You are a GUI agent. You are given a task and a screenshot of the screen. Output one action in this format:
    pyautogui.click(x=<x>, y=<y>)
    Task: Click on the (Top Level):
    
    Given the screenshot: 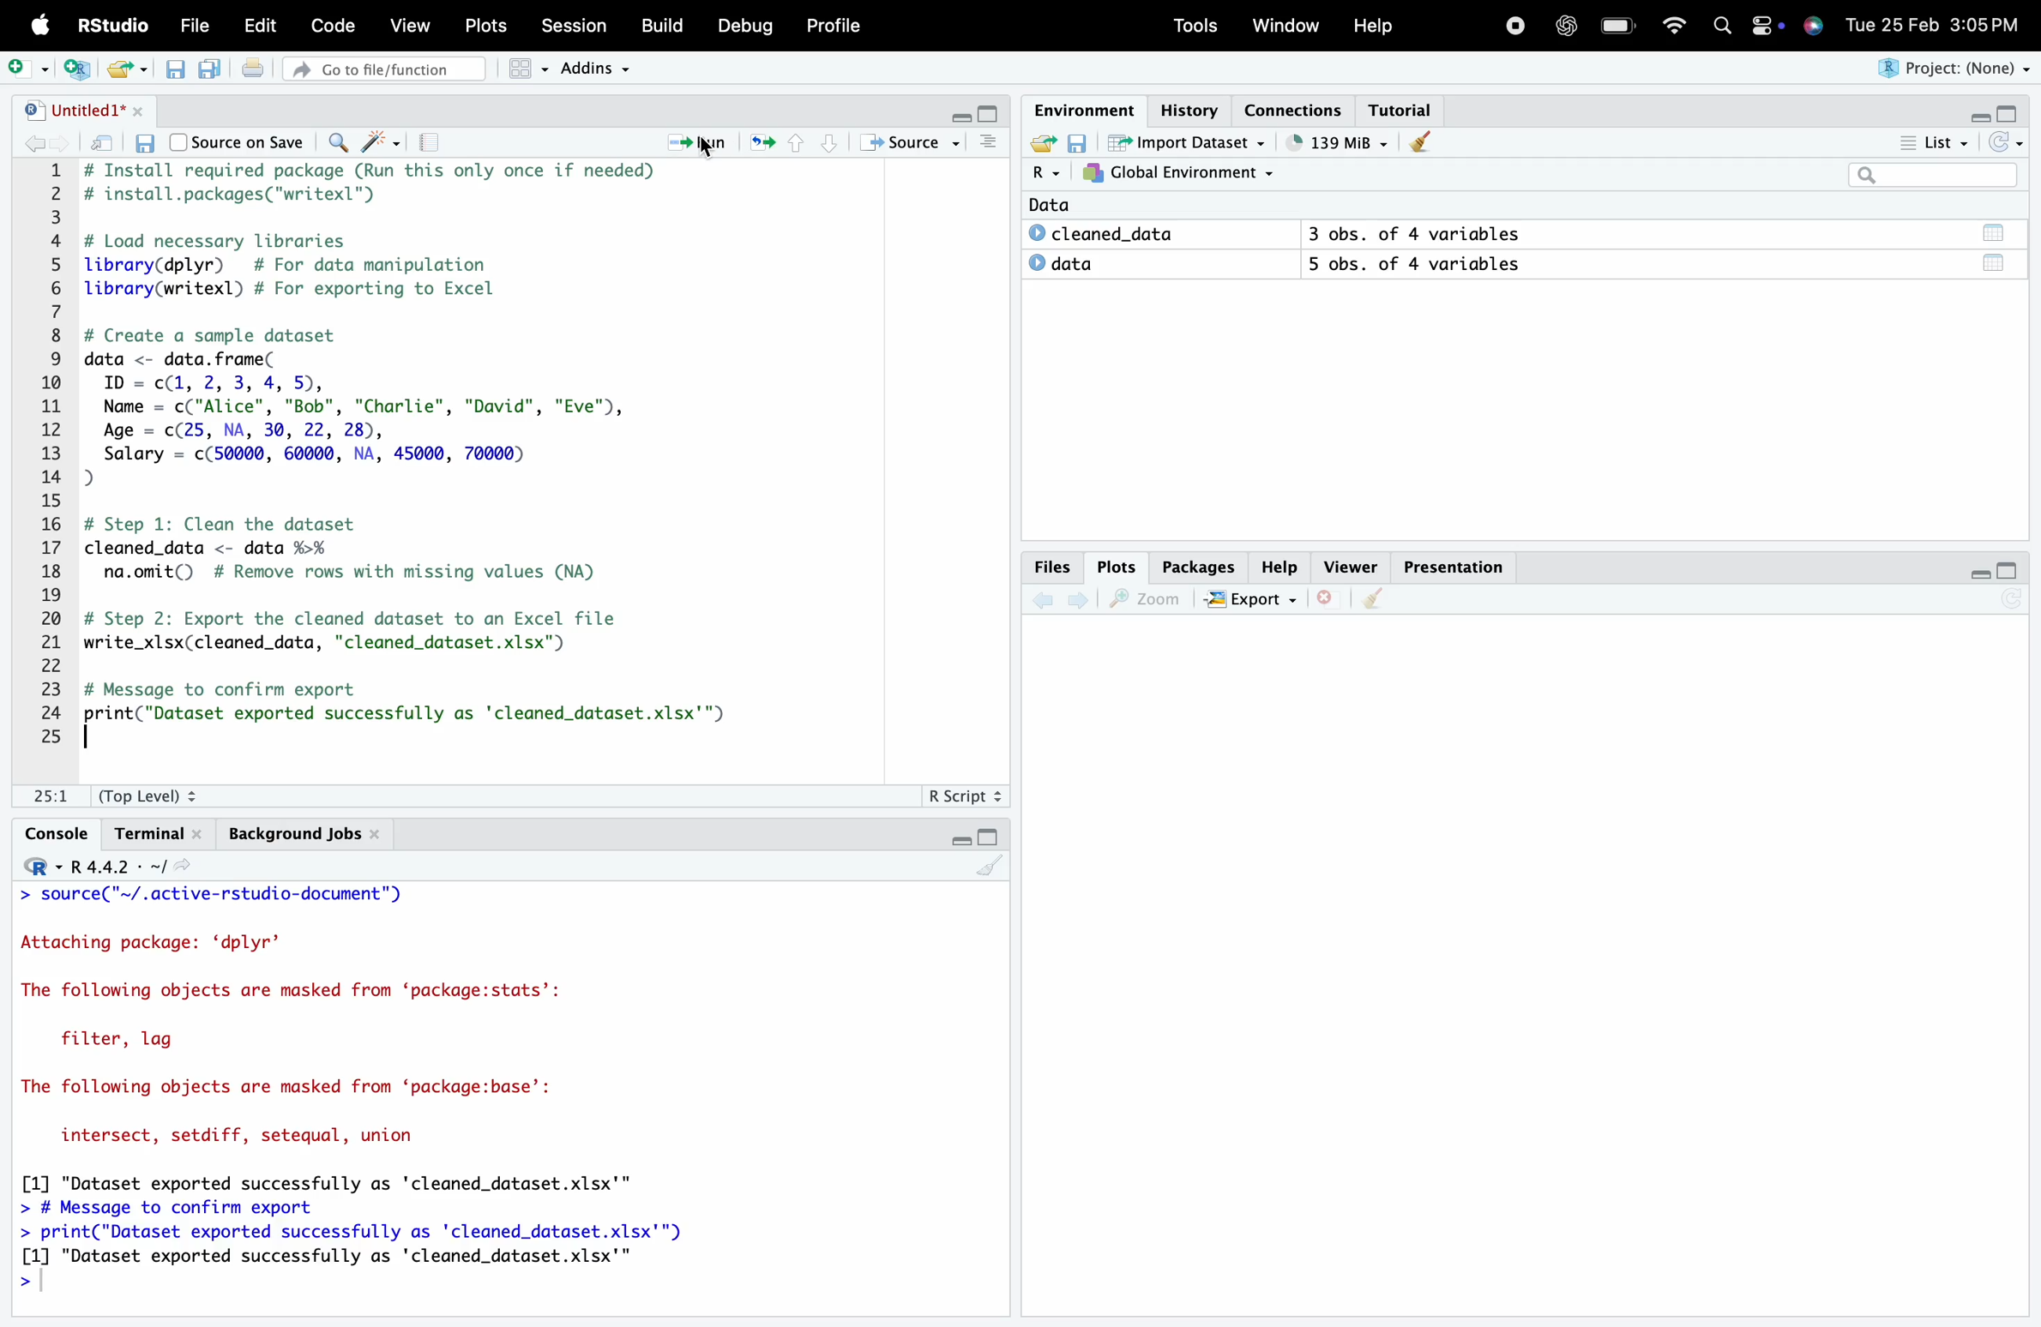 What is the action you would take?
    pyautogui.click(x=149, y=792)
    